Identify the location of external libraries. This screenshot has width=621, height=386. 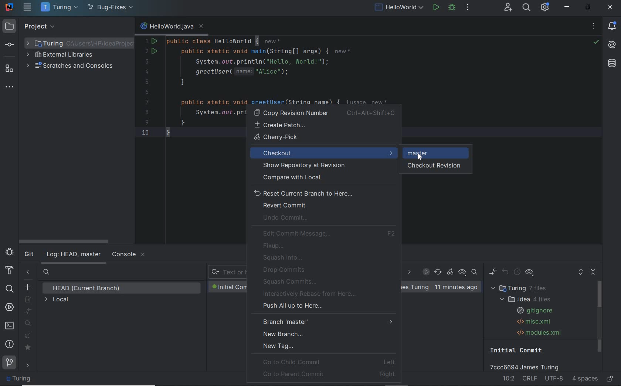
(64, 55).